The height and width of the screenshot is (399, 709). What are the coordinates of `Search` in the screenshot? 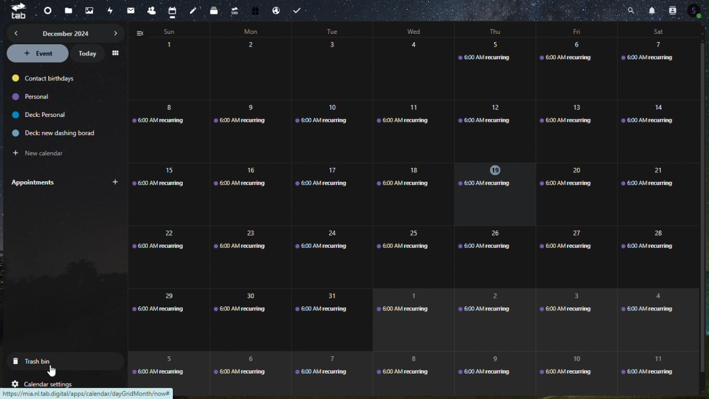 It's located at (631, 9).